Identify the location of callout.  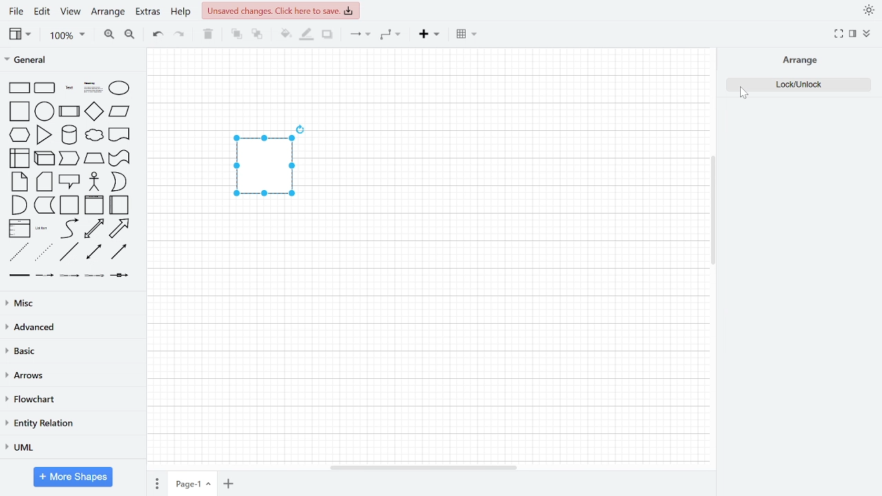
(70, 180).